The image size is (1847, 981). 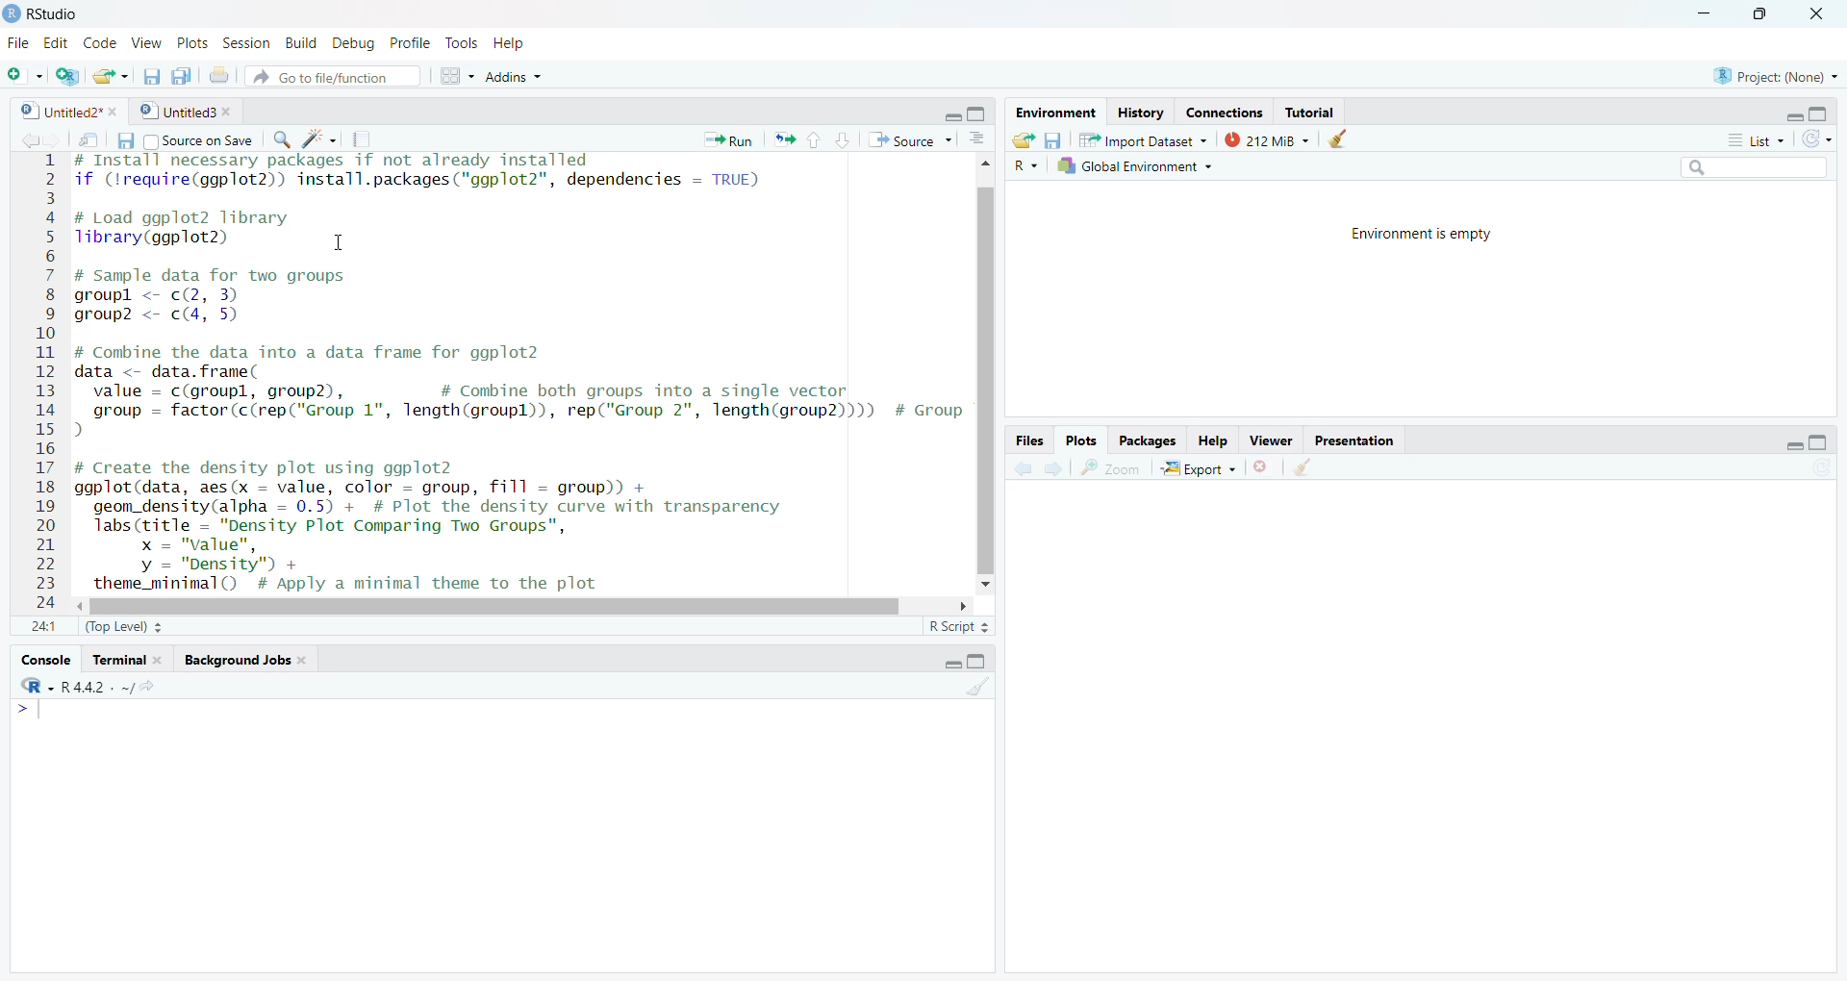 What do you see at coordinates (127, 661) in the screenshot?
I see `terminal` at bounding box center [127, 661].